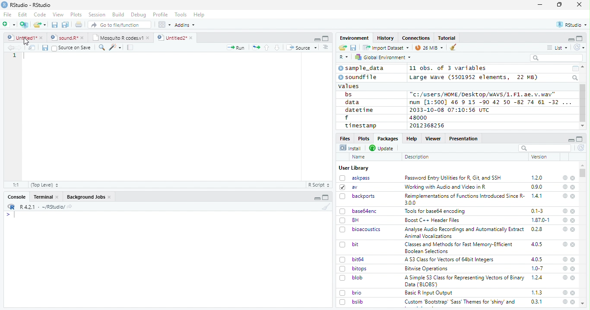  What do you see at coordinates (574, 220) in the screenshot?
I see `close` at bounding box center [574, 220].